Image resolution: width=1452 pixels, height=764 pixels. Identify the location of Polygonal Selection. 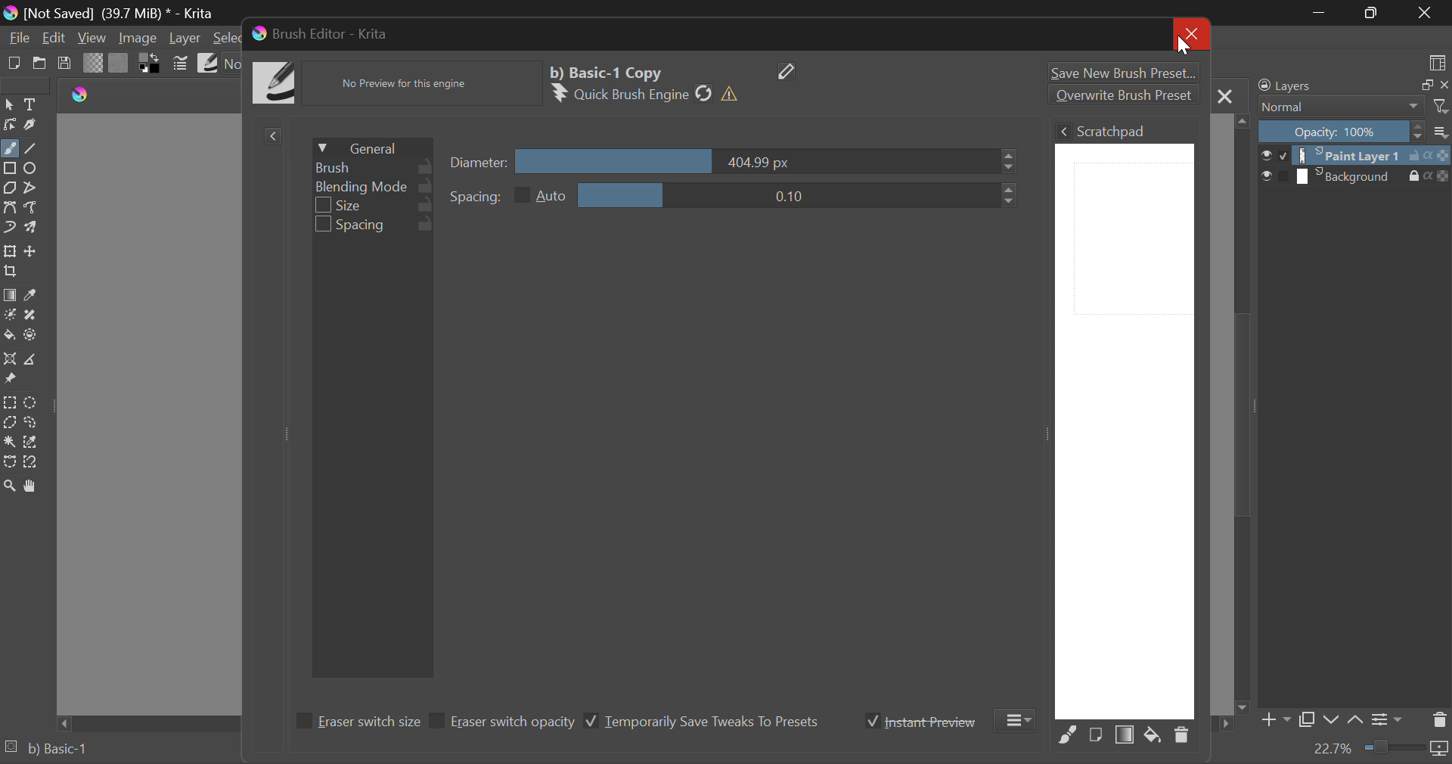
(9, 422).